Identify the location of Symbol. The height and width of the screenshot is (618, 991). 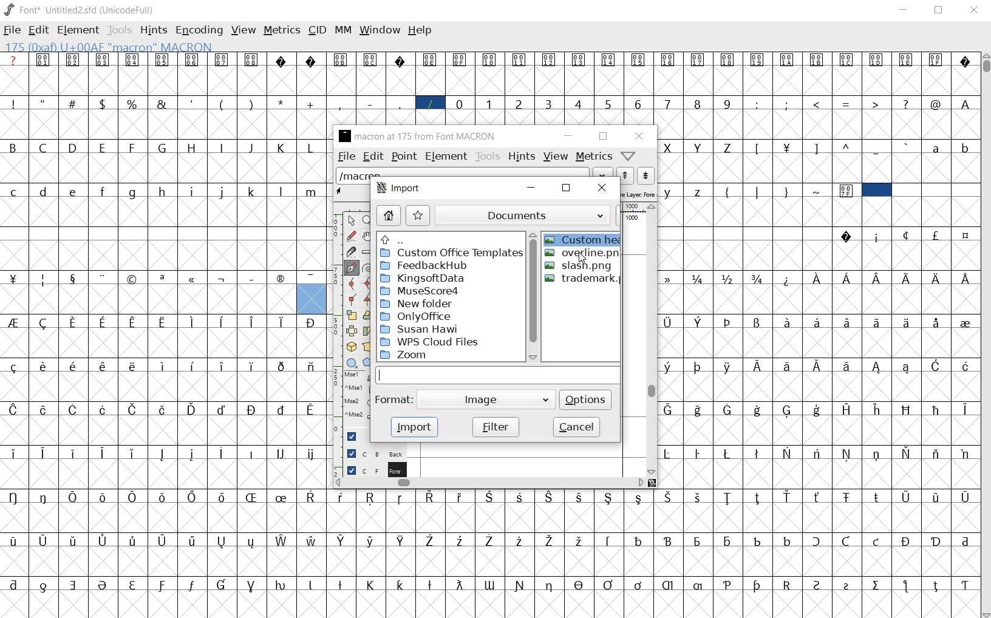
(165, 321).